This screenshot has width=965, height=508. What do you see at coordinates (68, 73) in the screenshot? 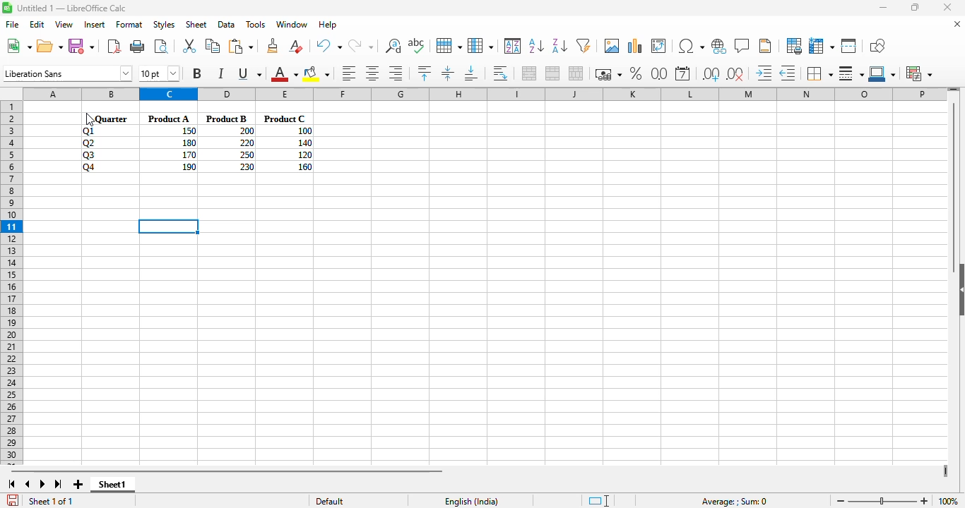
I see `font name` at bounding box center [68, 73].